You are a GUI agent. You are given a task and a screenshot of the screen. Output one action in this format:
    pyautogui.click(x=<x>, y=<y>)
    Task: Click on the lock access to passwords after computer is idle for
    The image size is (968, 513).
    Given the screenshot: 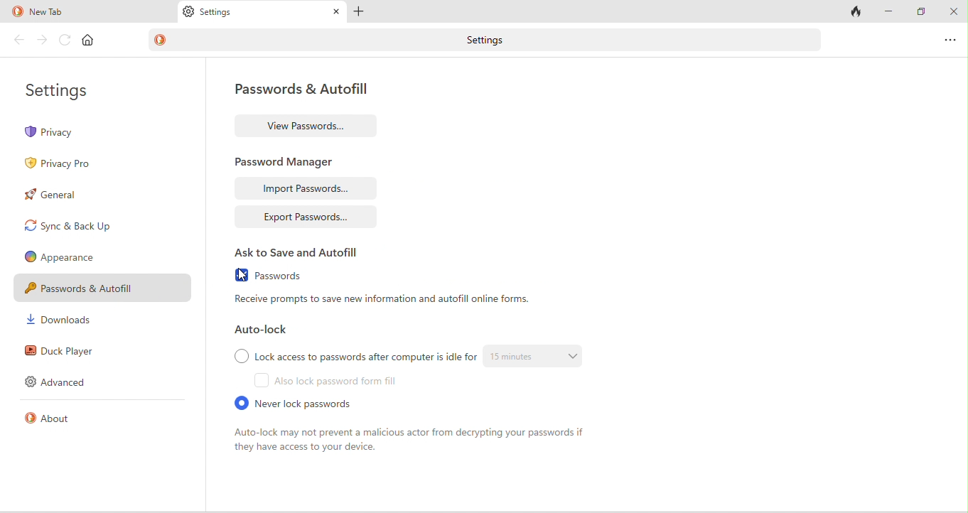 What is the action you would take?
    pyautogui.click(x=353, y=356)
    